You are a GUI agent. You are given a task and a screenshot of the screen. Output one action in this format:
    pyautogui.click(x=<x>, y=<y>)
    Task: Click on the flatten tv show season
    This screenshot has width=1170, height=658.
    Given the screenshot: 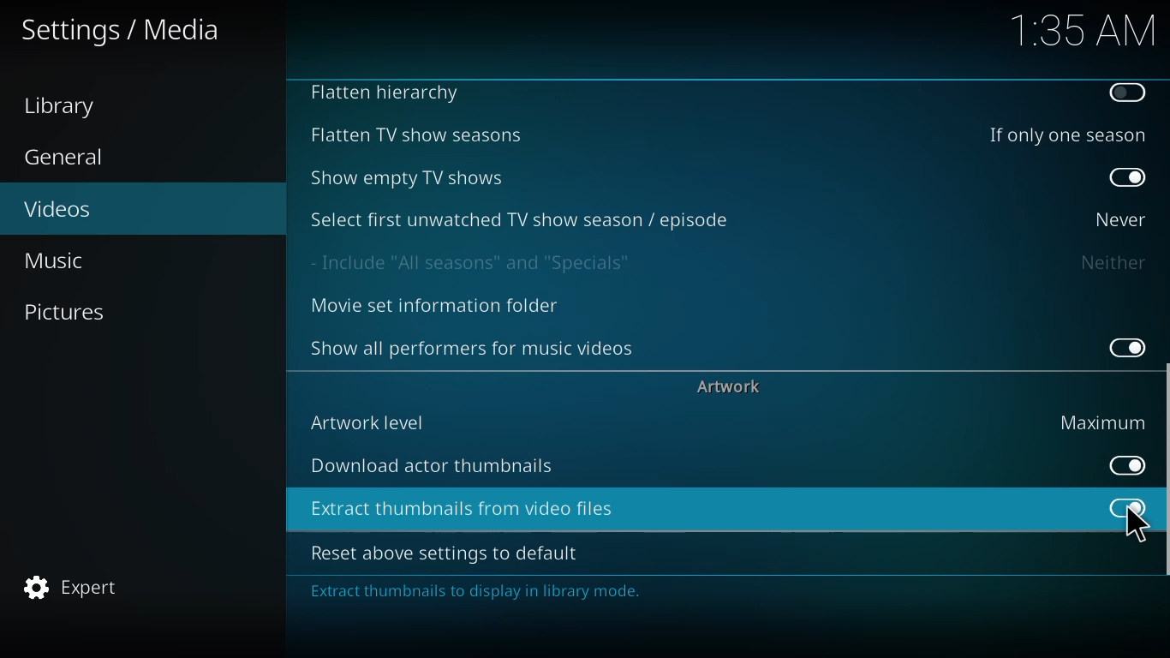 What is the action you would take?
    pyautogui.click(x=414, y=135)
    